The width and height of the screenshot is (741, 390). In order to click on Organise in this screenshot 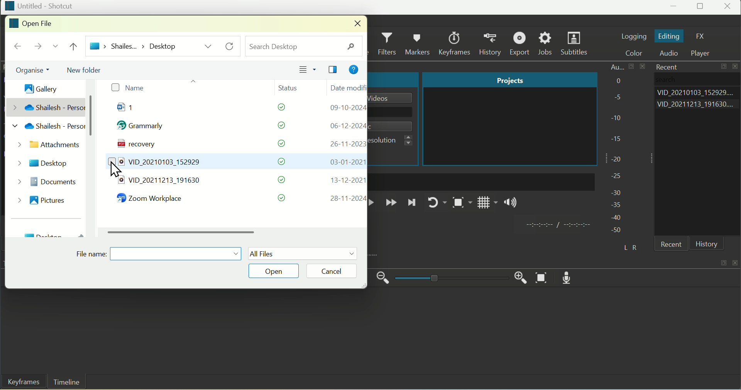, I will do `click(29, 70)`.